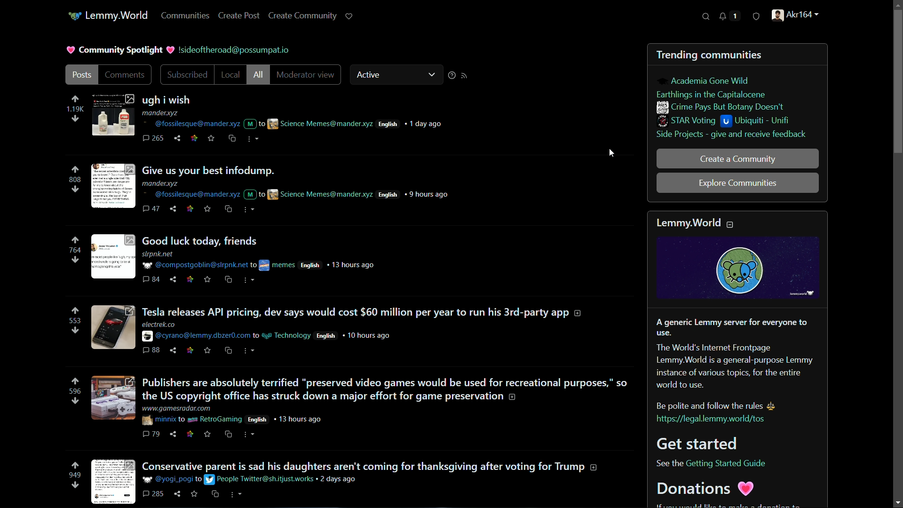 Image resolution: width=903 pixels, height=508 pixels. I want to click on academia gone wild, so click(710, 81).